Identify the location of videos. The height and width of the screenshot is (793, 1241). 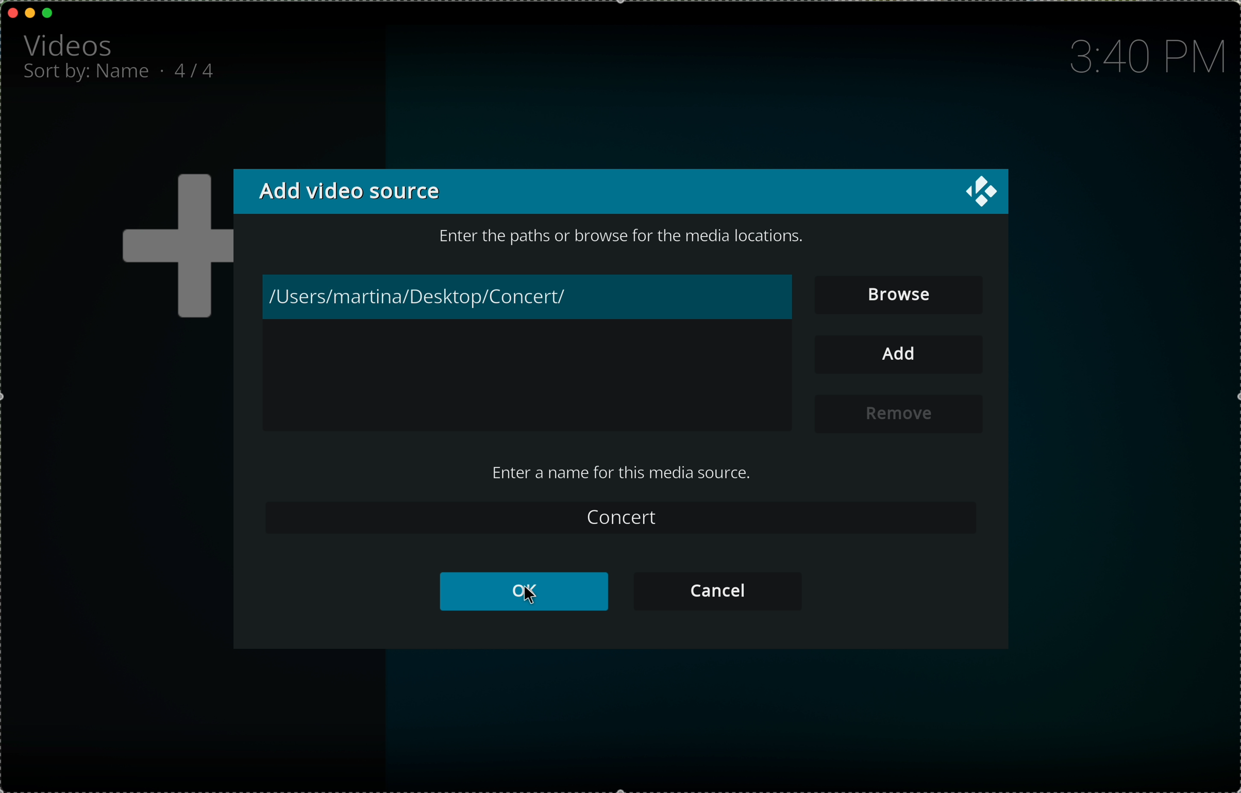
(71, 44).